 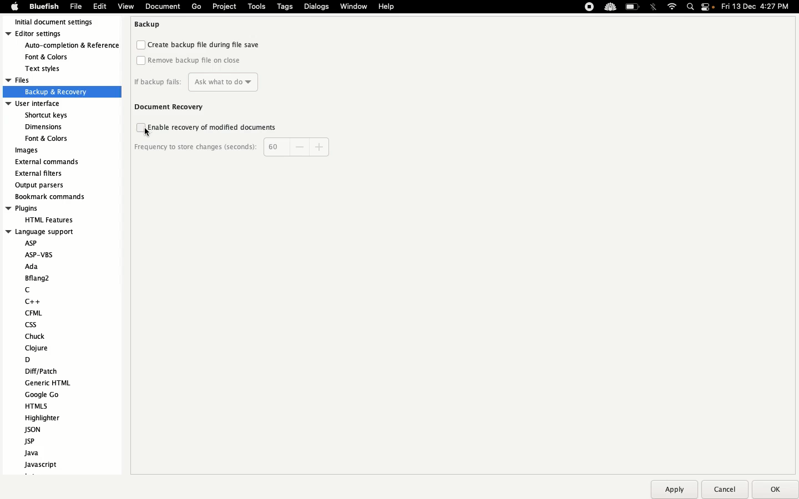 What do you see at coordinates (690, 7) in the screenshot?
I see `Search` at bounding box center [690, 7].